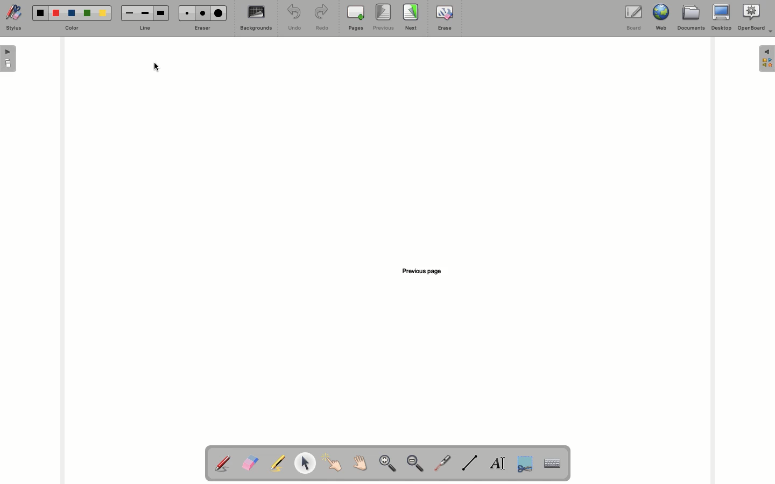  What do you see at coordinates (305, 463) in the screenshot?
I see `Select and modify objects` at bounding box center [305, 463].